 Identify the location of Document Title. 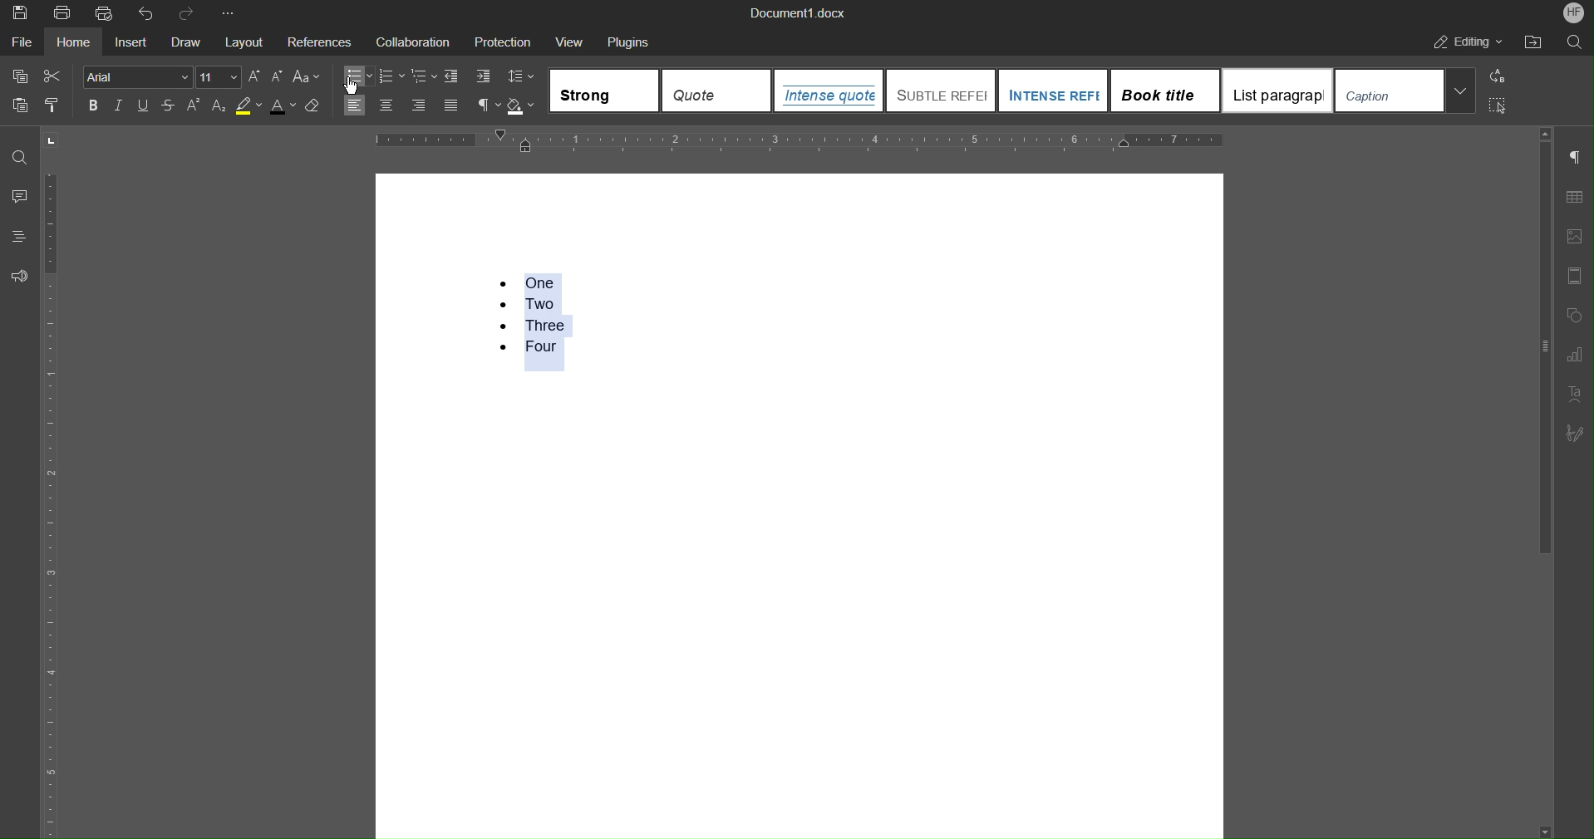
(795, 12).